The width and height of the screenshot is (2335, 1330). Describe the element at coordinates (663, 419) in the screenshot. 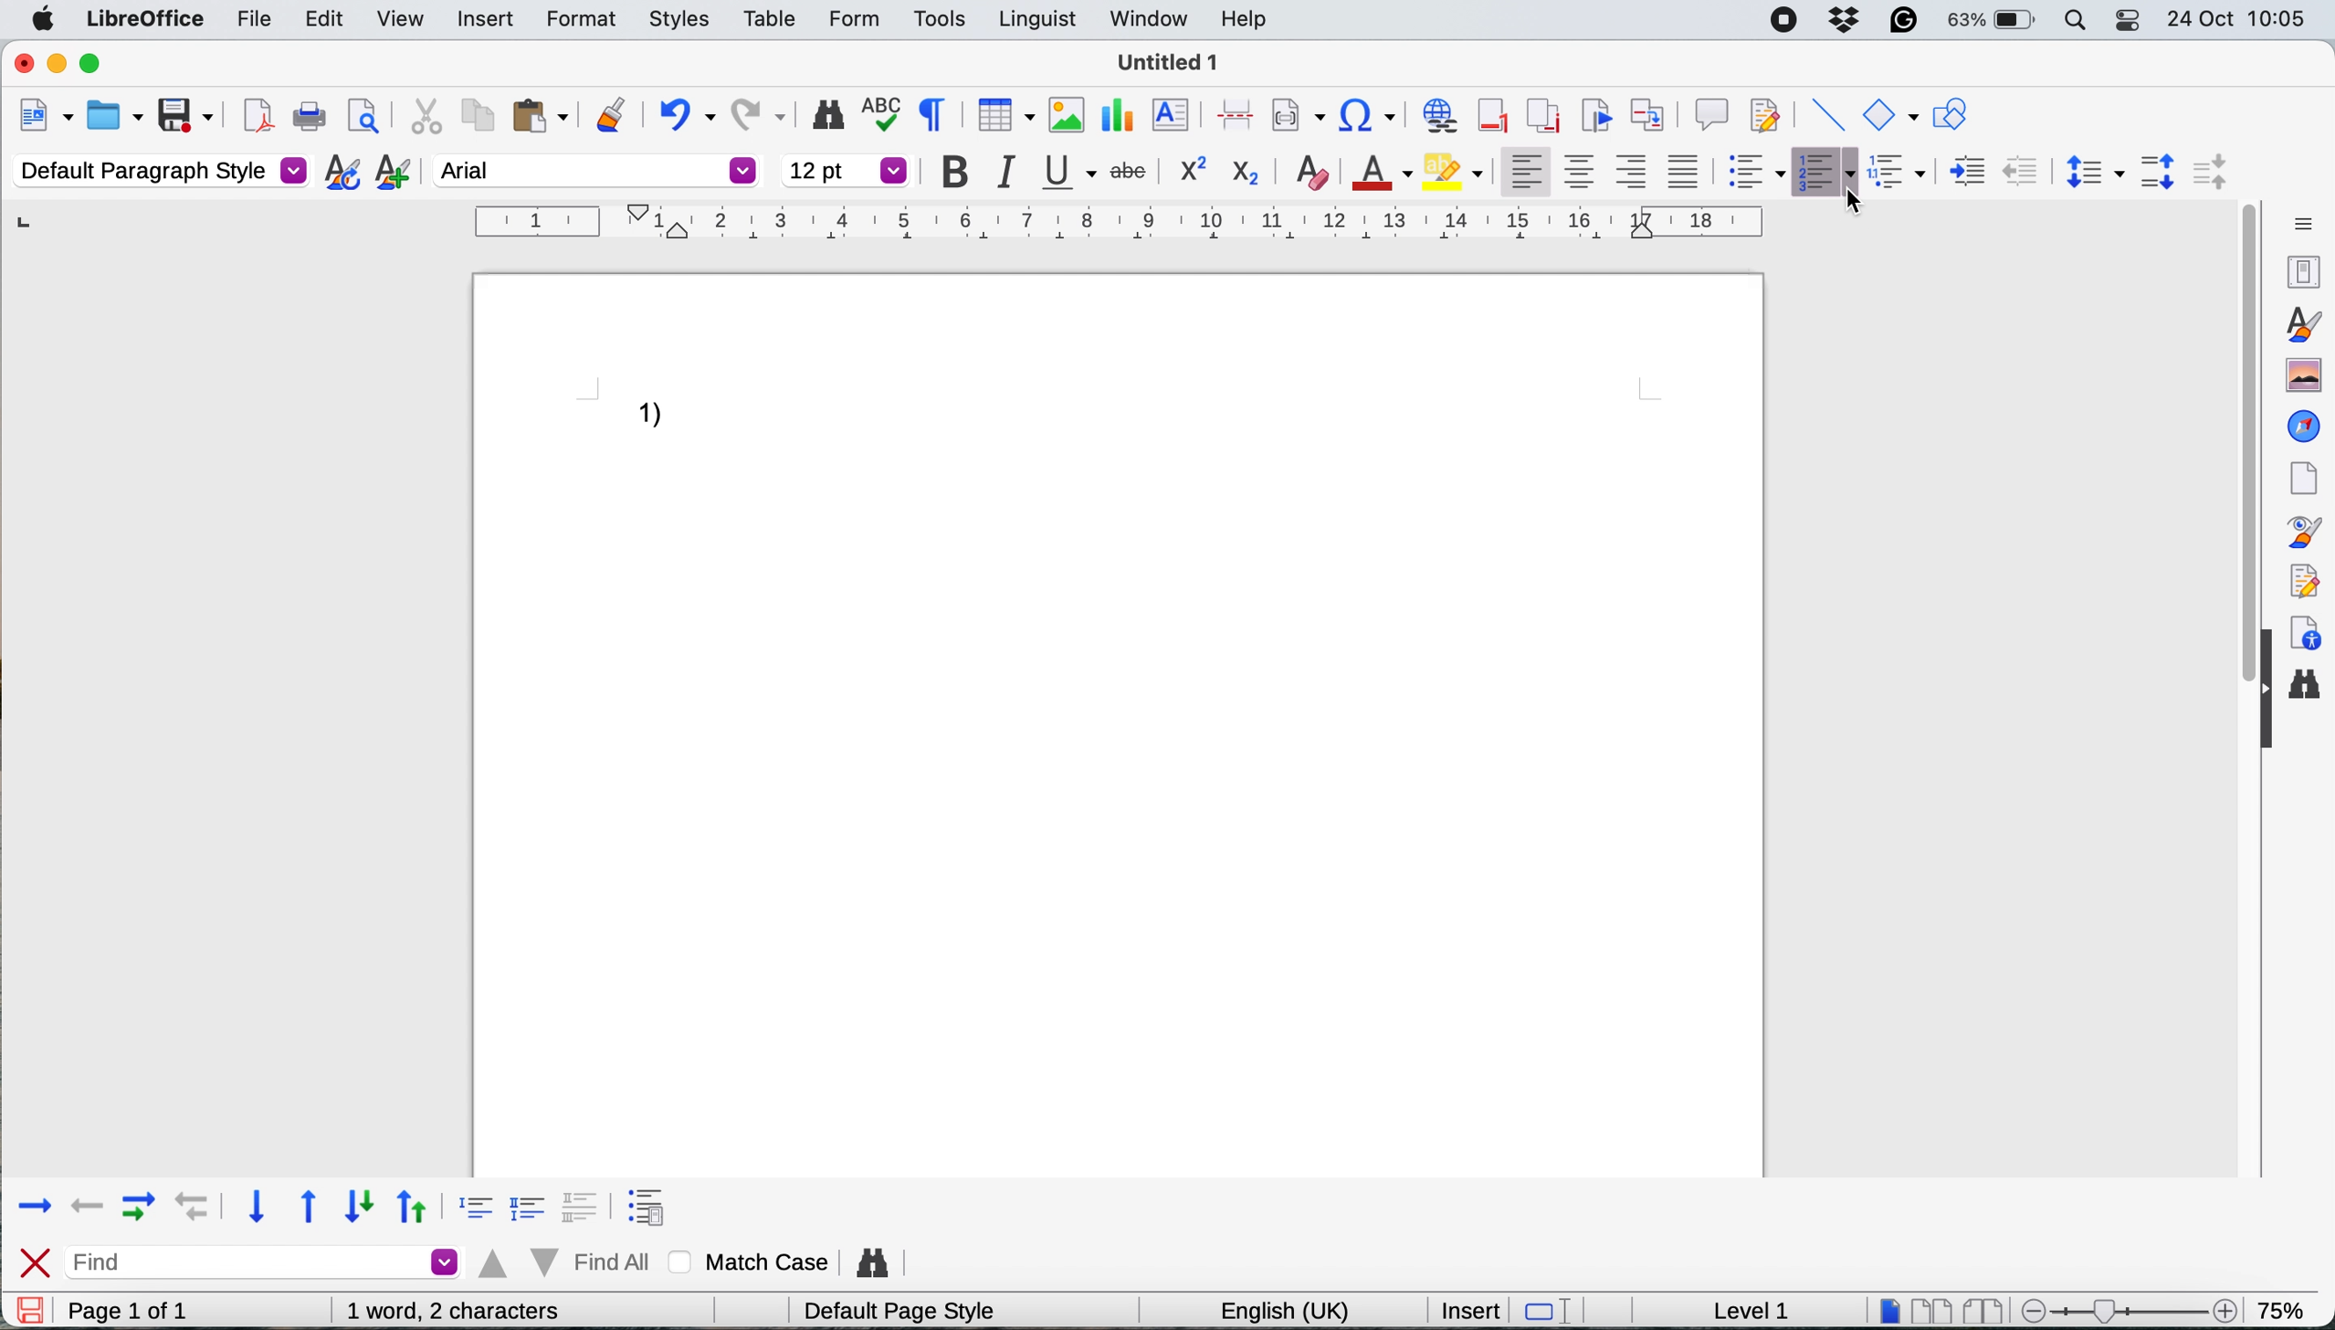

I see `numbered list inserted` at that location.